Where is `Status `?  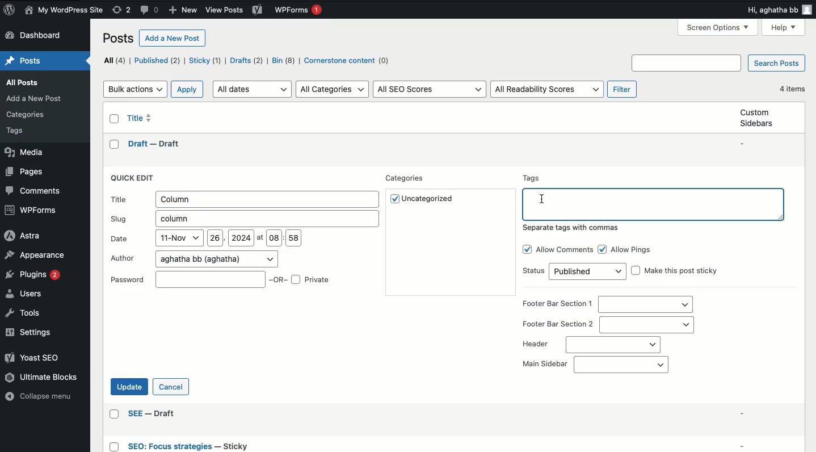
Status  is located at coordinates (574, 273).